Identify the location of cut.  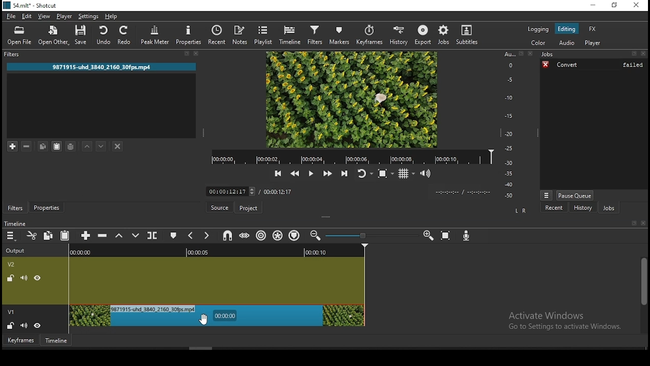
(32, 235).